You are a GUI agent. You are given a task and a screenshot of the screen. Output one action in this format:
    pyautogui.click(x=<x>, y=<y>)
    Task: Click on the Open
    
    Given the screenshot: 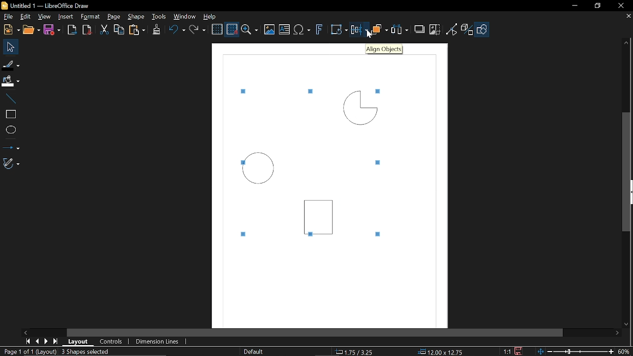 What is the action you would take?
    pyautogui.click(x=31, y=30)
    